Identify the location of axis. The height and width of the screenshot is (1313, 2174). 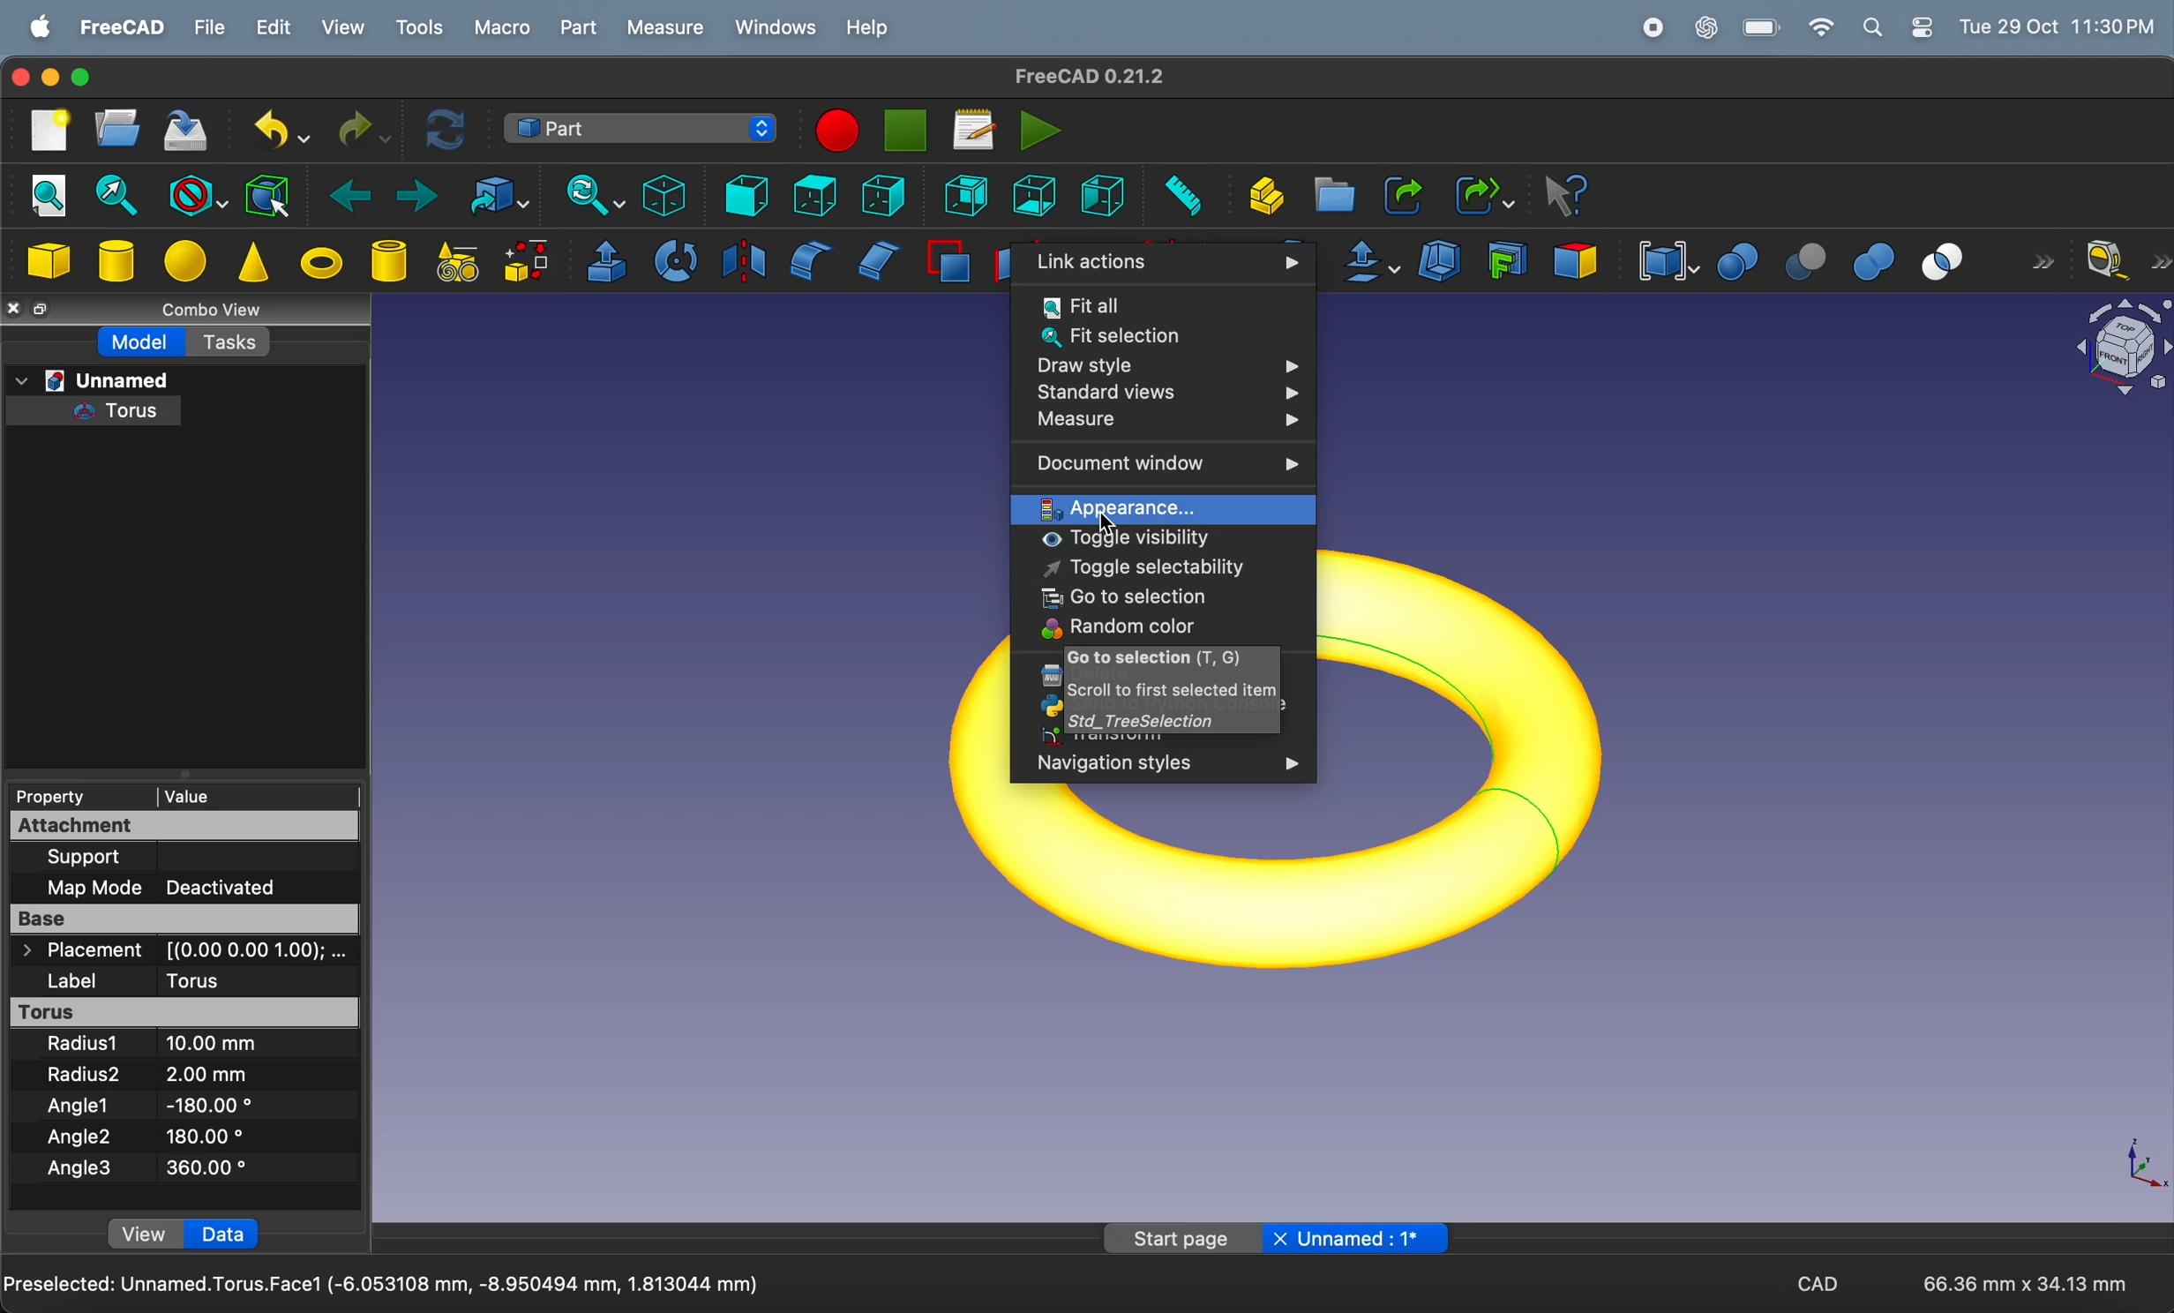
(2143, 1164).